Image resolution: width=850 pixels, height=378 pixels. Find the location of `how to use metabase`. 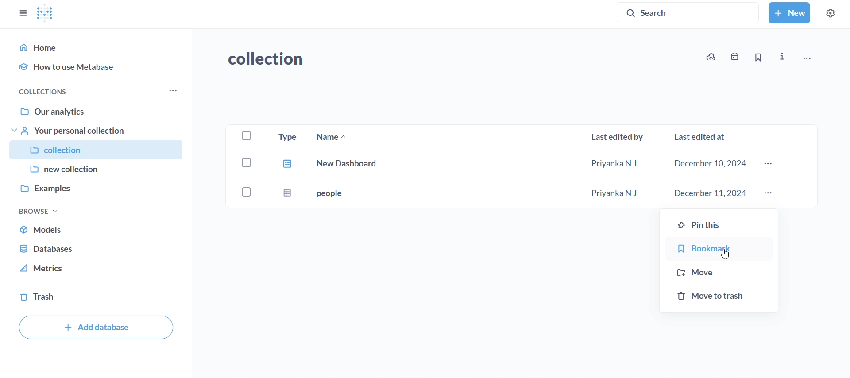

how to use metabase is located at coordinates (97, 66).